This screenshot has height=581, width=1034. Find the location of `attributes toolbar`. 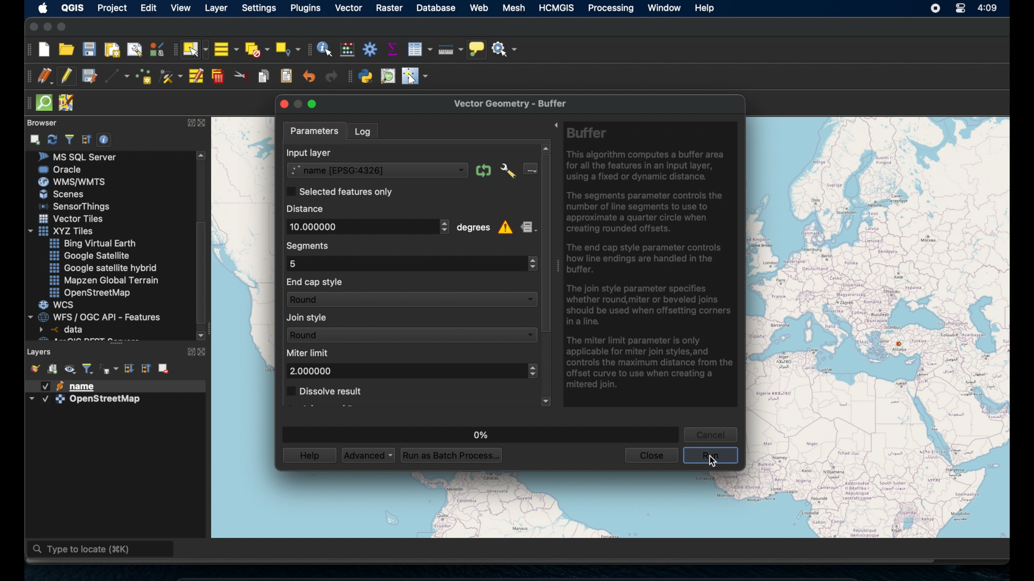

attributes toolbar is located at coordinates (309, 48).